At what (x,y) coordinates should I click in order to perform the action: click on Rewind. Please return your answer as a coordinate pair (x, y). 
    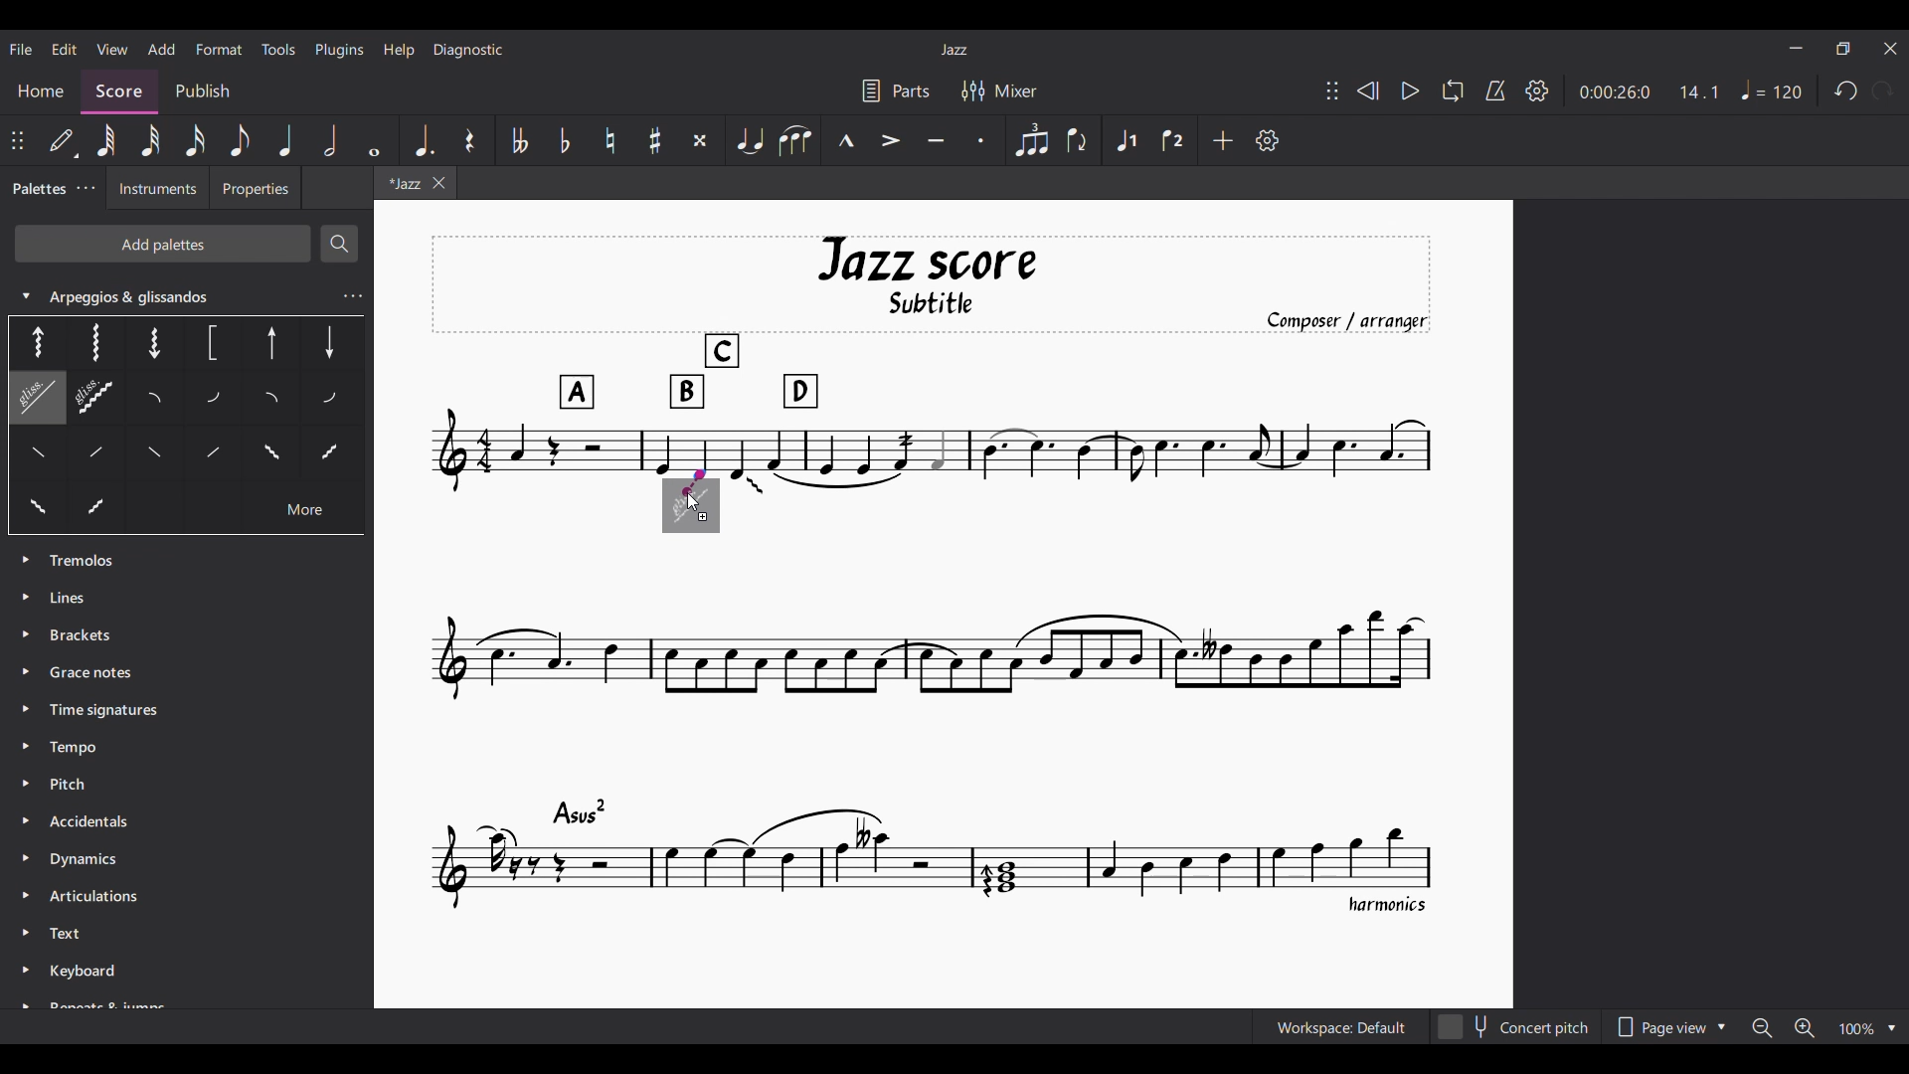
    Looking at the image, I should click on (1368, 90).